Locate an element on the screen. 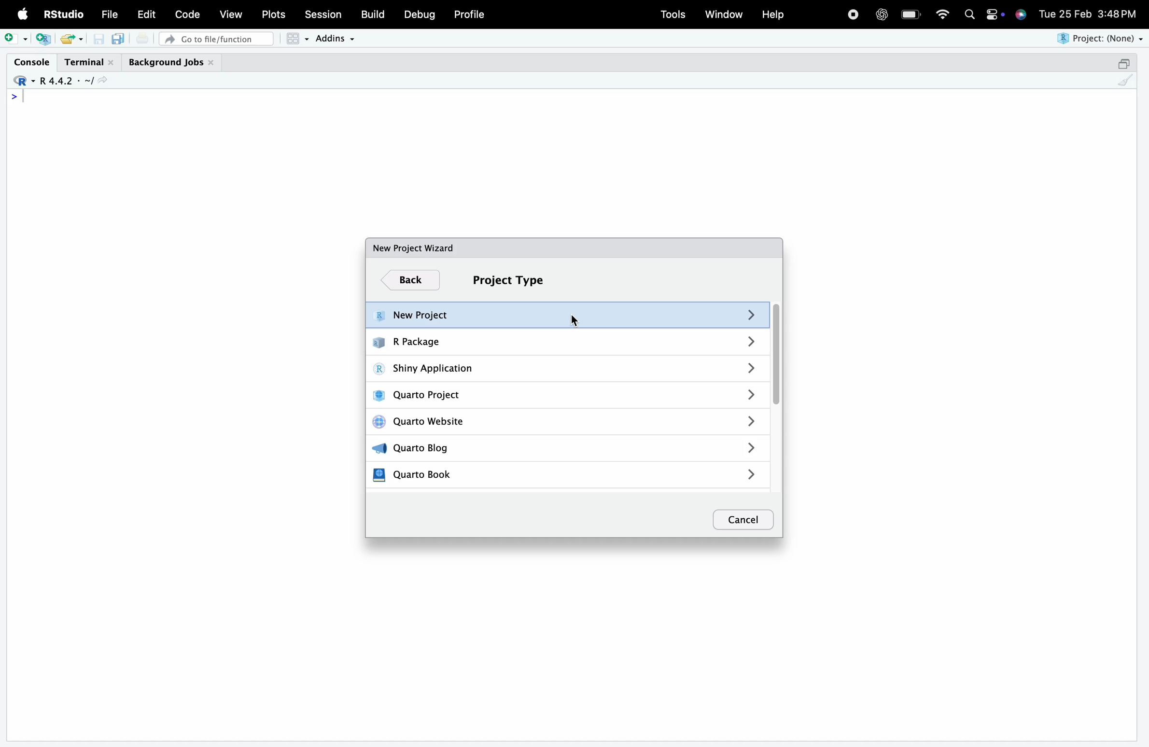 This screenshot has width=1149, height=747. Go to file/function is located at coordinates (216, 39).